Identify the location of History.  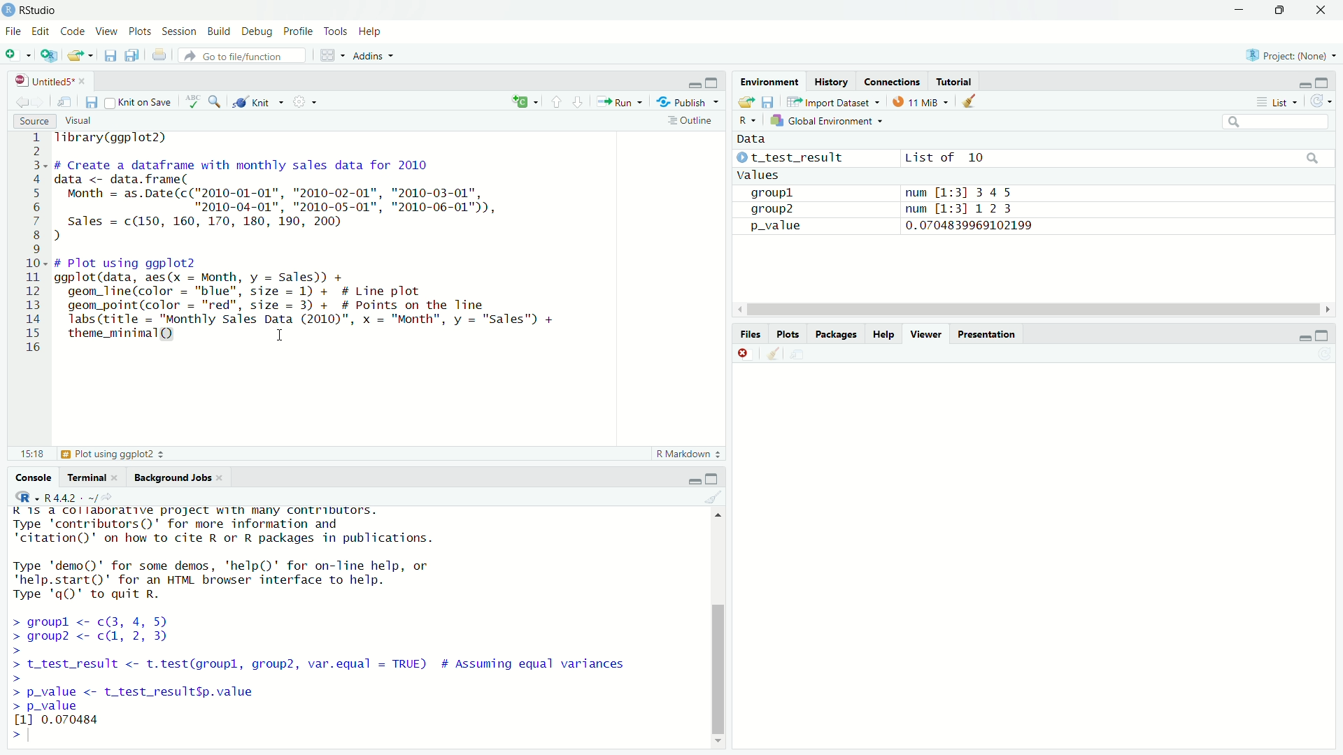
(832, 80).